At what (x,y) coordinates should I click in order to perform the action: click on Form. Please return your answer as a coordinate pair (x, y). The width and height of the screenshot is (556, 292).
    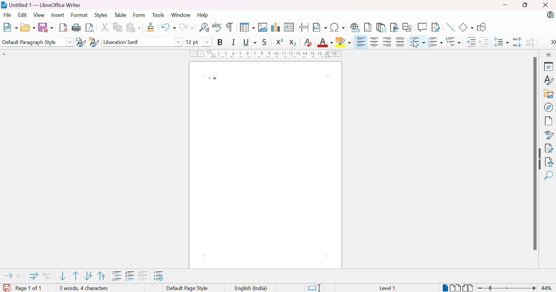
    Looking at the image, I should click on (139, 15).